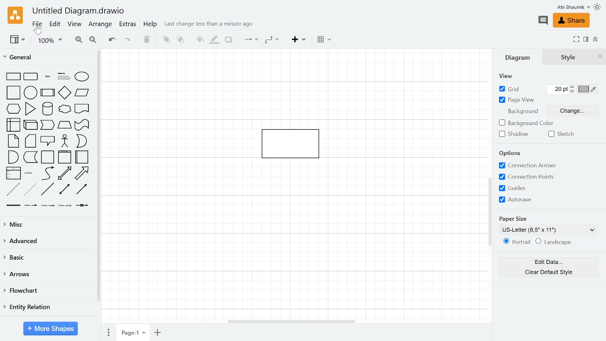 The width and height of the screenshot is (606, 341). I want to click on Connection arrows, so click(531, 166).